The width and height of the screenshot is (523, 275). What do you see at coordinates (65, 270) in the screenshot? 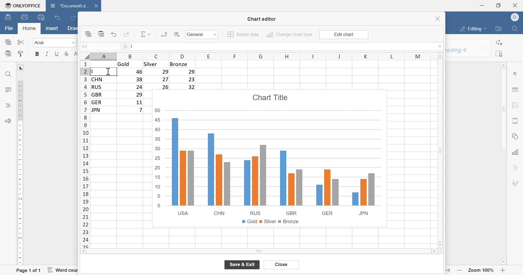
I see `word count` at bounding box center [65, 270].